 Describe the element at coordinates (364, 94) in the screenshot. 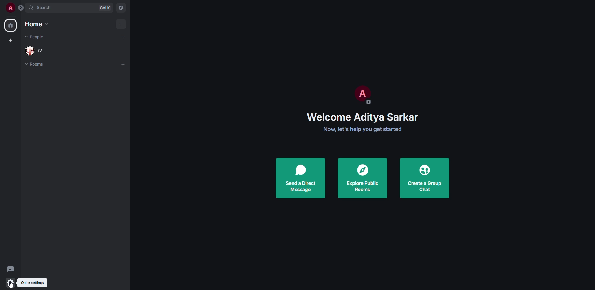

I see `profile` at that location.